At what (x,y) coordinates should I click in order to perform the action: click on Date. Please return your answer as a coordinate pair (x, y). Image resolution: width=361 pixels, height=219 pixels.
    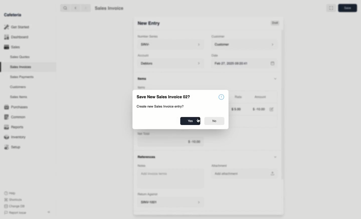
    Looking at the image, I should click on (216, 55).